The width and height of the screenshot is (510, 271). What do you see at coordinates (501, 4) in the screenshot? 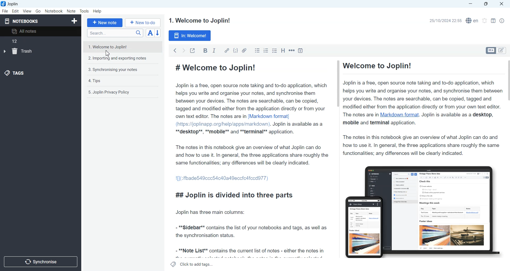
I see `Close` at bounding box center [501, 4].